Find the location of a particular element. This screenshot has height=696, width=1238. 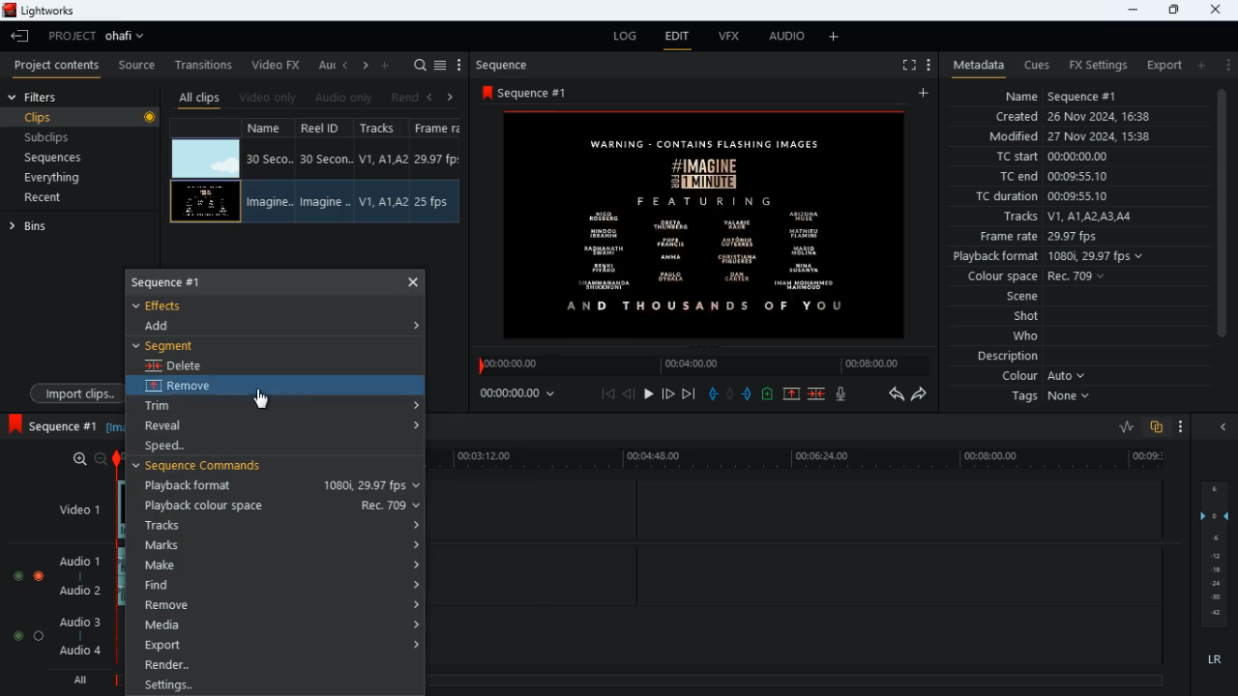

left is located at coordinates (432, 97).